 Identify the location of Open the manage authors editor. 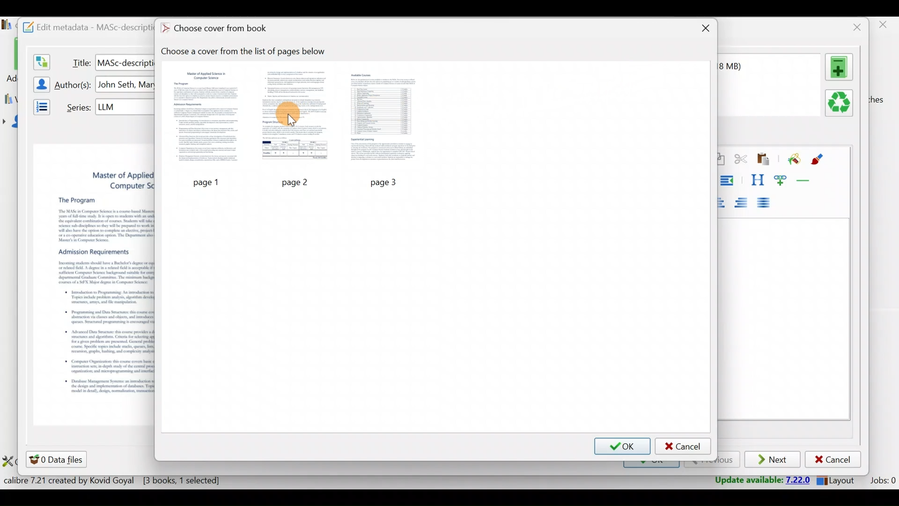
(39, 83).